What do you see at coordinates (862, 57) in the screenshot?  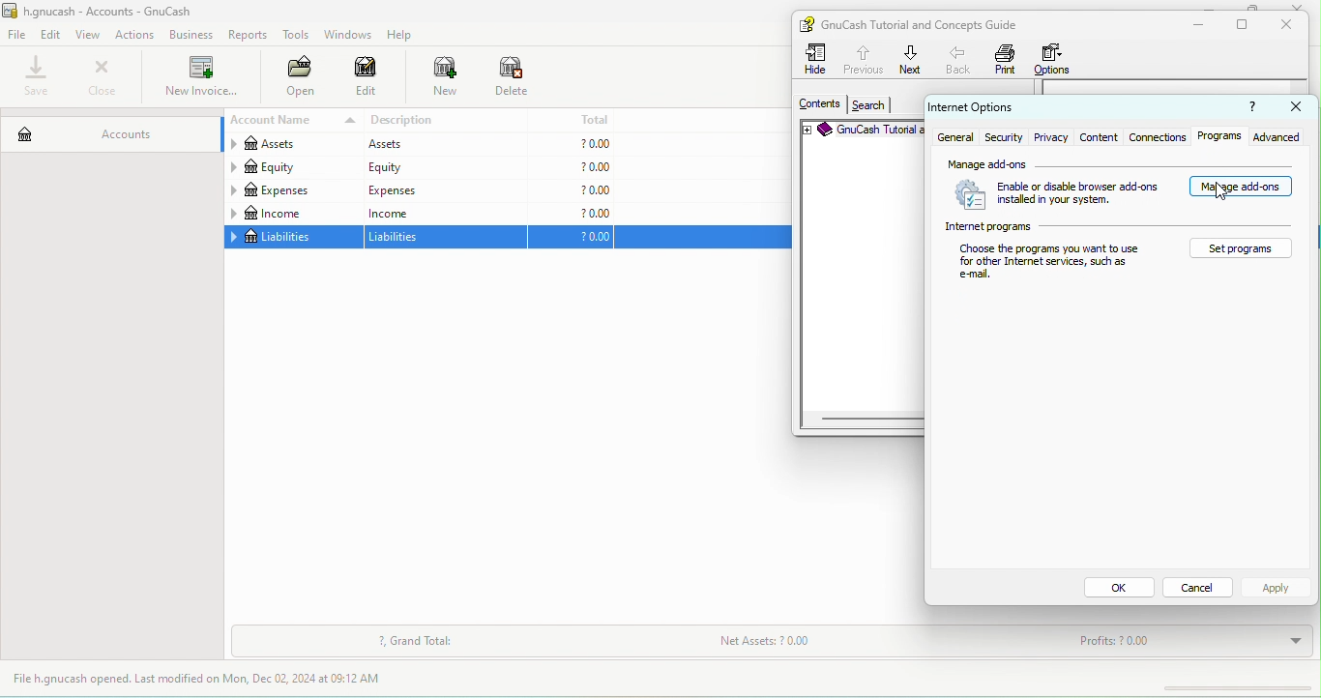 I see `previous` at bounding box center [862, 57].